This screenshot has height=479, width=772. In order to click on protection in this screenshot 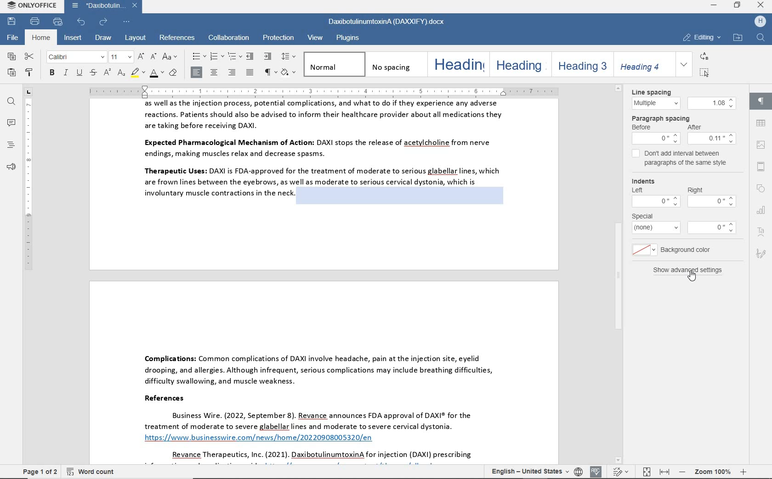, I will do `click(278, 37)`.